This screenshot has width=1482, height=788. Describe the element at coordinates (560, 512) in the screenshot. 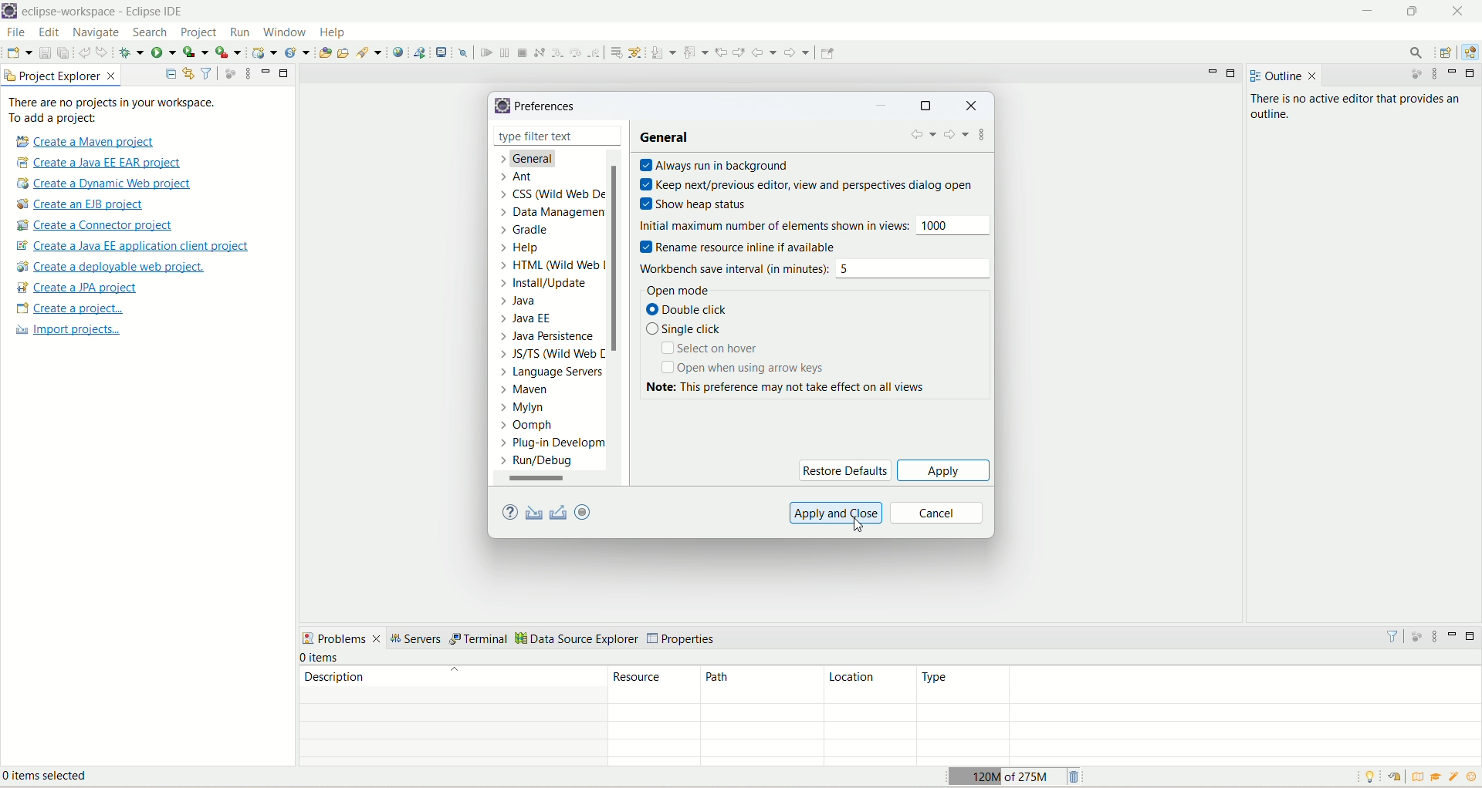

I see `export` at that location.